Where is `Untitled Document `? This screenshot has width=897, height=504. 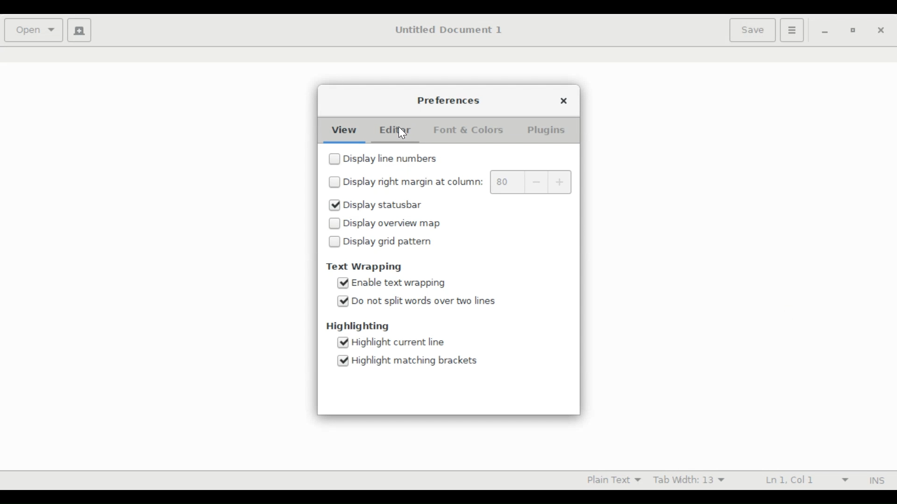
Untitled Document  is located at coordinates (453, 30).